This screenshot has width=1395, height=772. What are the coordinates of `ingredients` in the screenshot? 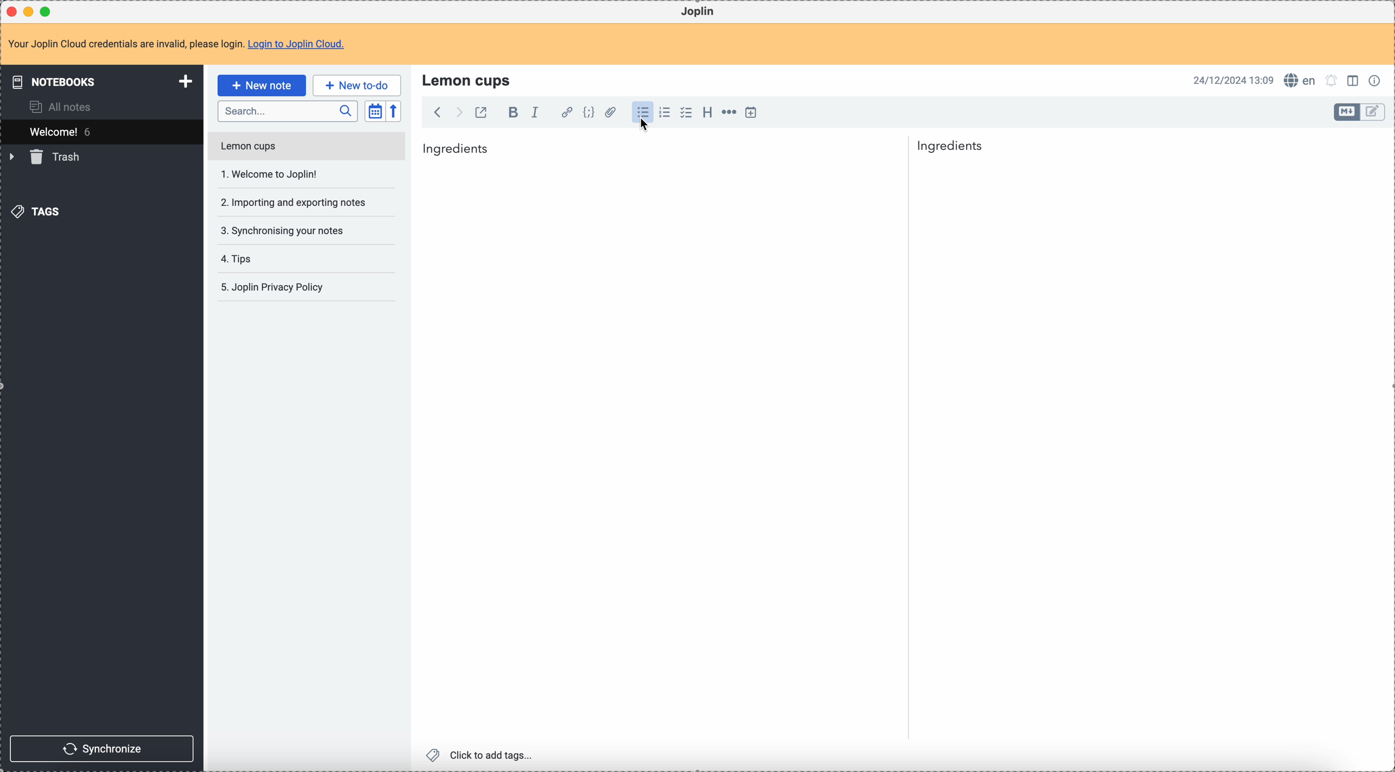 It's located at (456, 148).